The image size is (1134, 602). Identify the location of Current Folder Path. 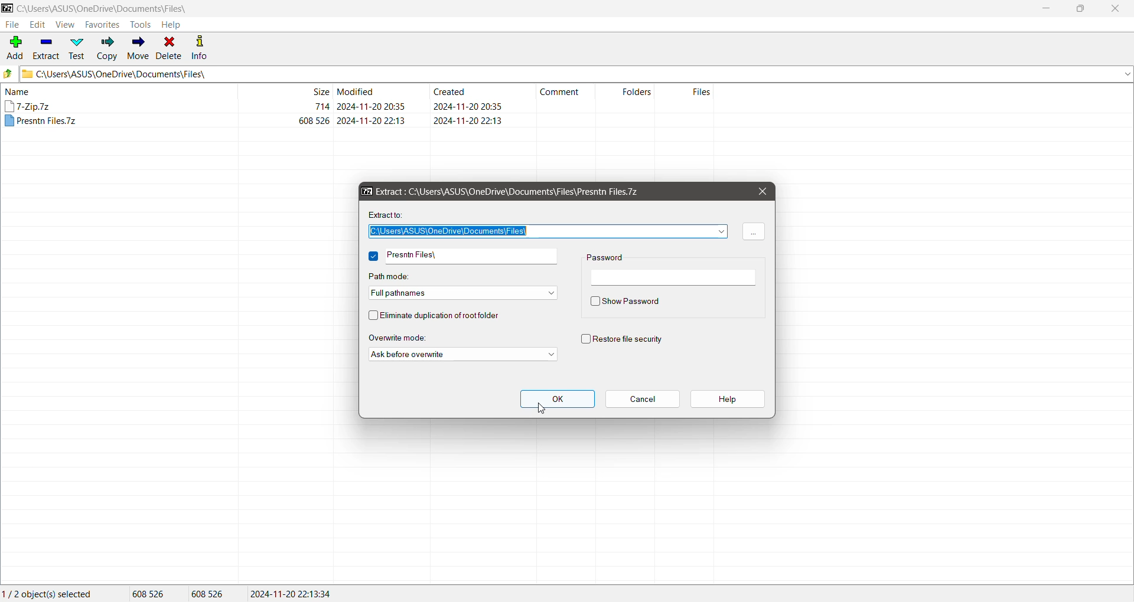
(576, 74).